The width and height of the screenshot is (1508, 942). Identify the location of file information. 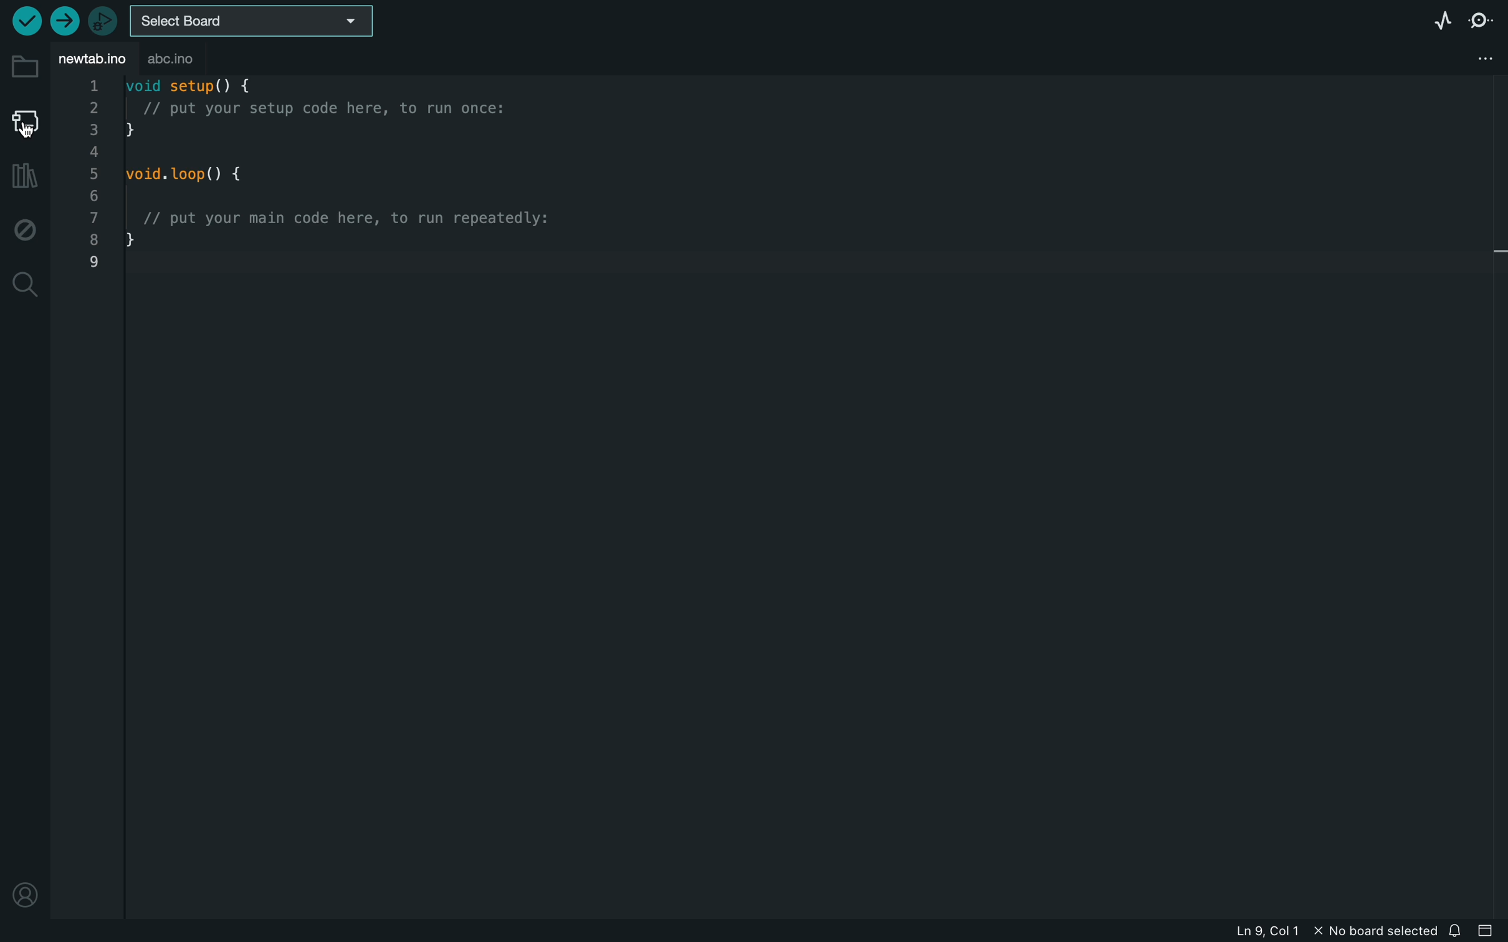
(1329, 930).